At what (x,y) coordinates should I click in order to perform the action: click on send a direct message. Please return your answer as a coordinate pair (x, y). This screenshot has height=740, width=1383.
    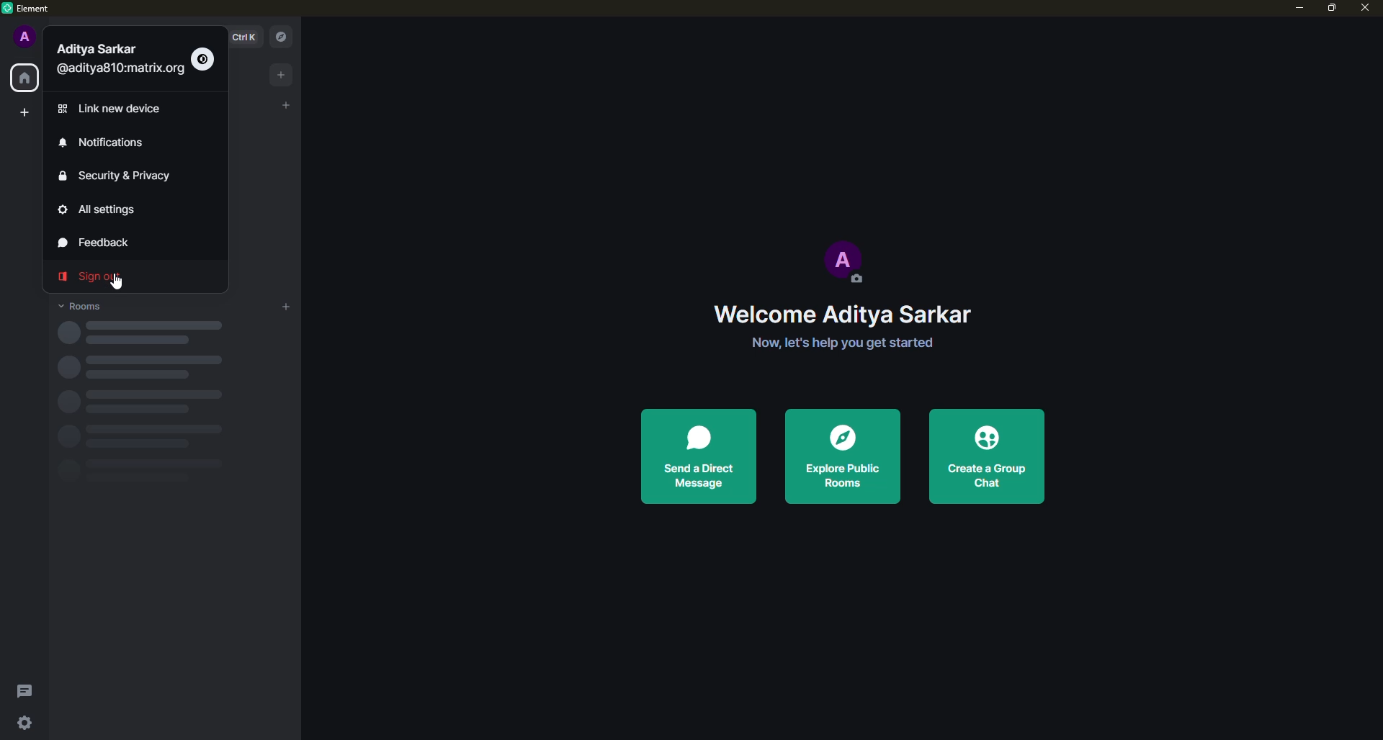
    Looking at the image, I should click on (699, 459).